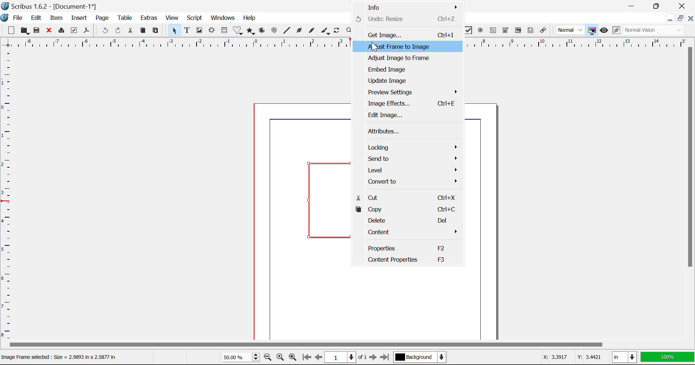  I want to click on Paste, so click(156, 31).